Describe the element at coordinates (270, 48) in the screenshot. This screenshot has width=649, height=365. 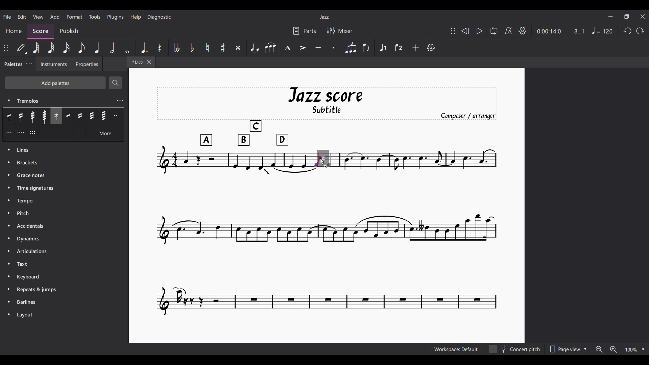
I see `Slur` at that location.